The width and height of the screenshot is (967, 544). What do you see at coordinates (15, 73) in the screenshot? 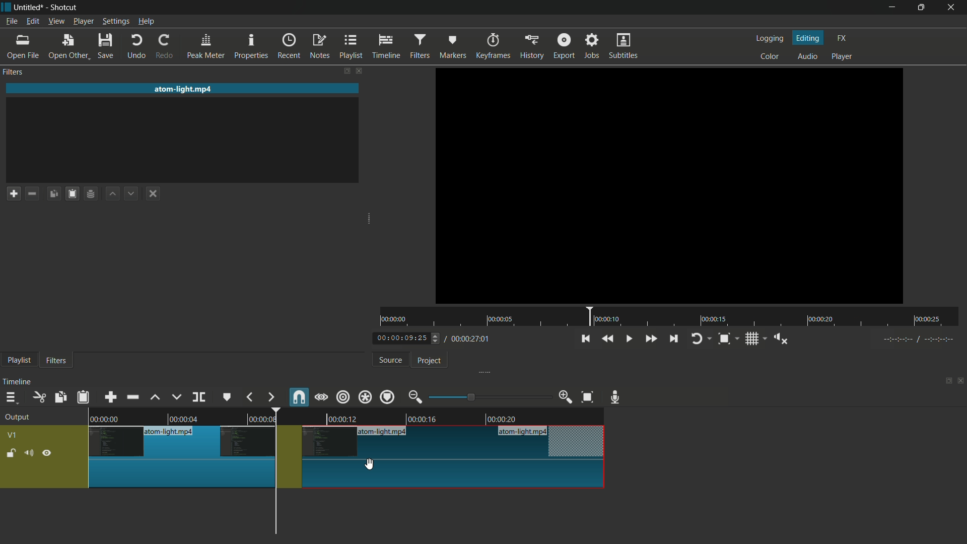
I see `filters` at bounding box center [15, 73].